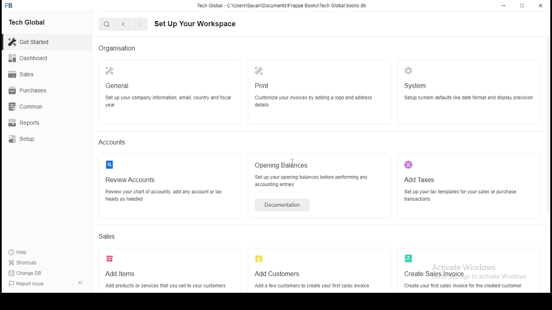 This screenshot has width=552, height=310. Describe the element at coordinates (28, 274) in the screenshot. I see `change DB ` at that location.